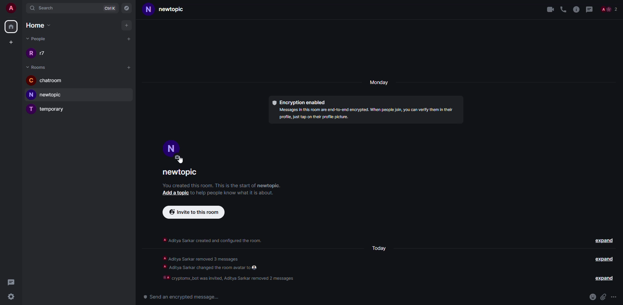 The width and height of the screenshot is (623, 305). What do you see at coordinates (548, 9) in the screenshot?
I see `video call` at bounding box center [548, 9].